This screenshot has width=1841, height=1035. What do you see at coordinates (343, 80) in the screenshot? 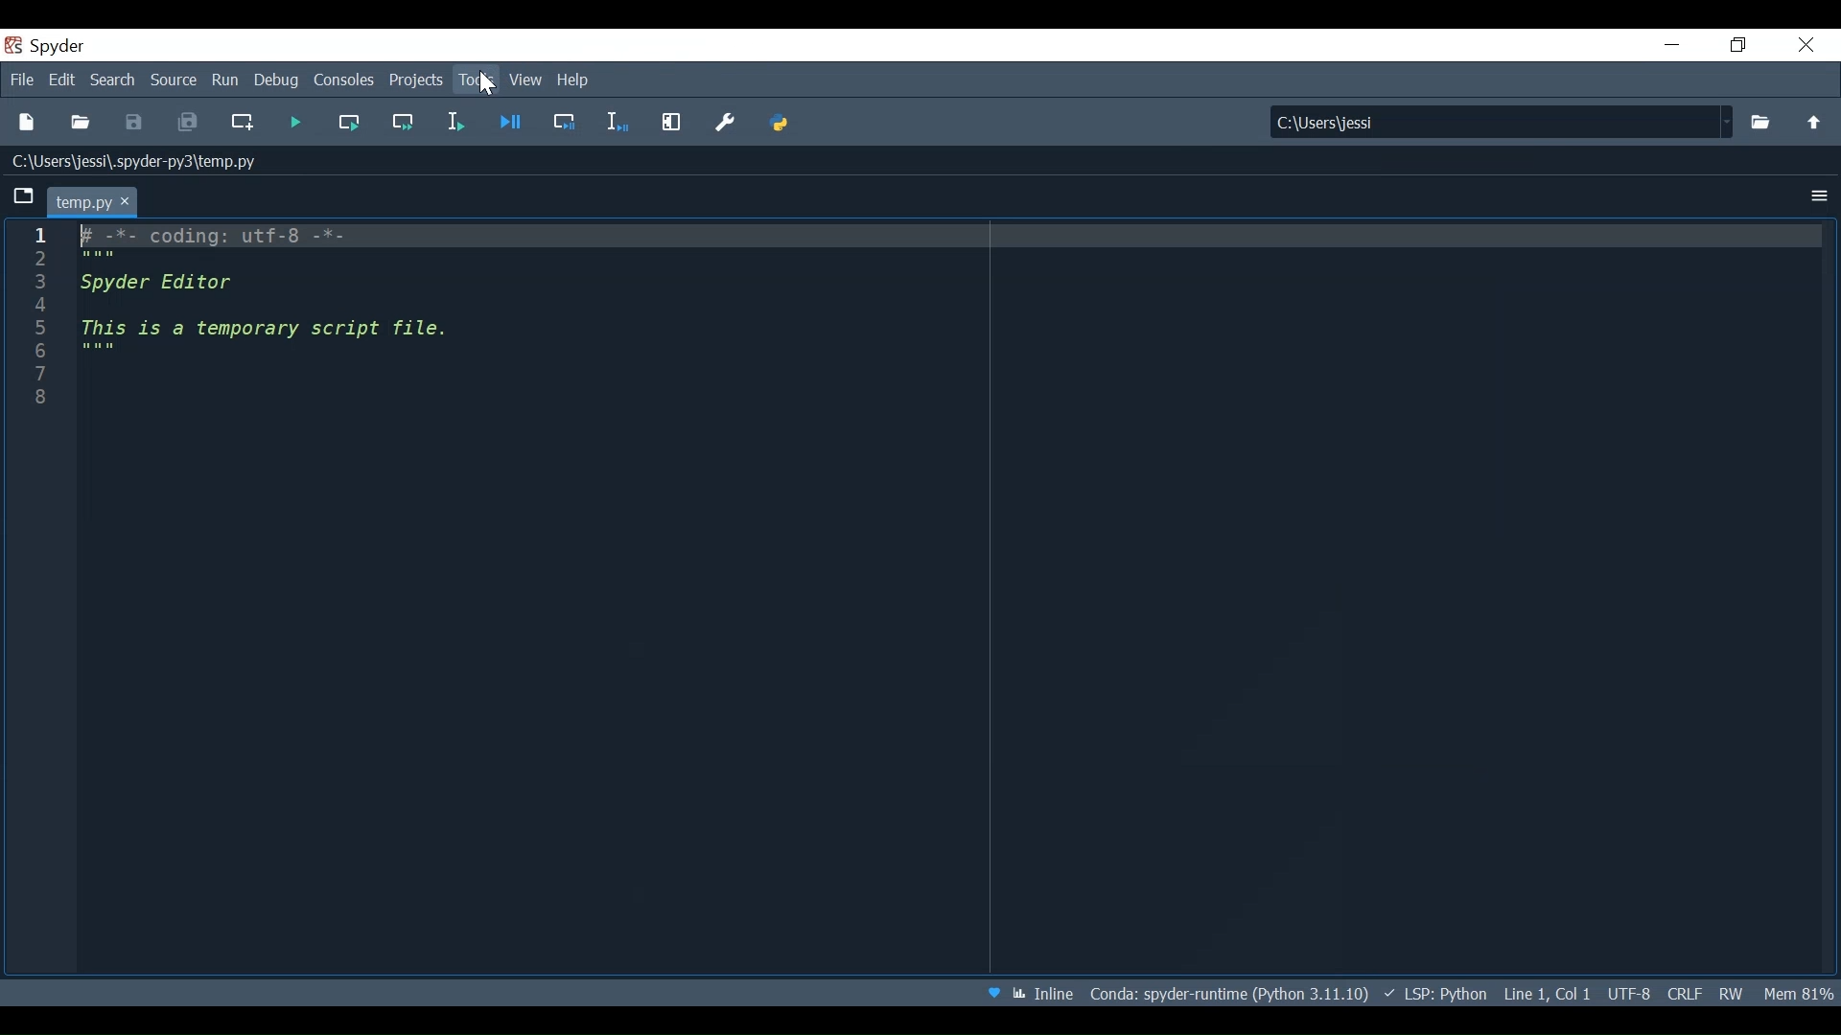
I see `Consoles` at bounding box center [343, 80].